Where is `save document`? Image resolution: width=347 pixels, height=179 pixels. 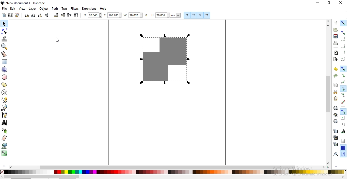
save document is located at coordinates (335, 36).